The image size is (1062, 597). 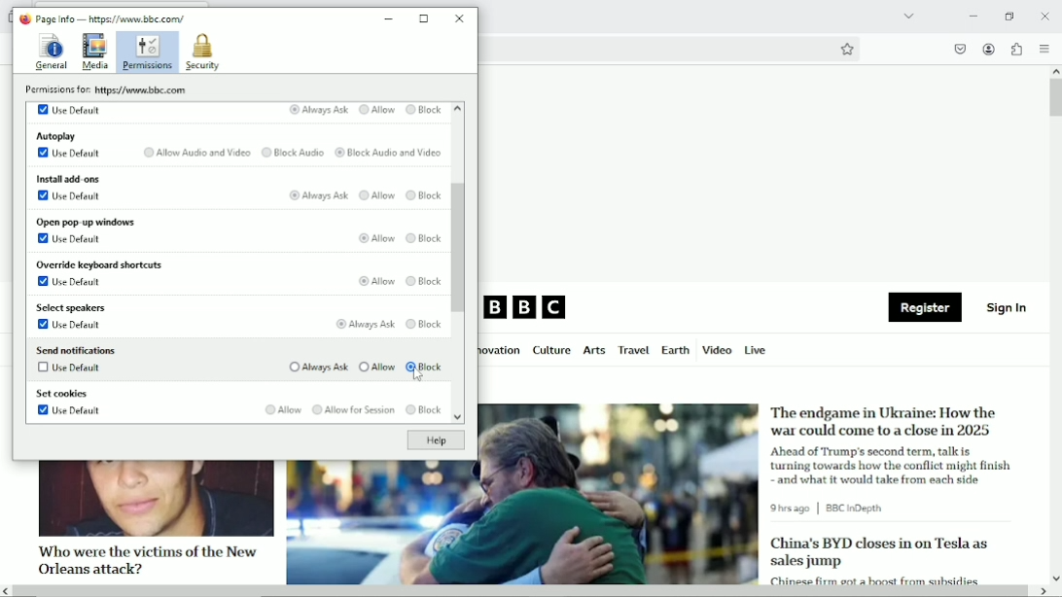 I want to click on open application menu, so click(x=1044, y=49).